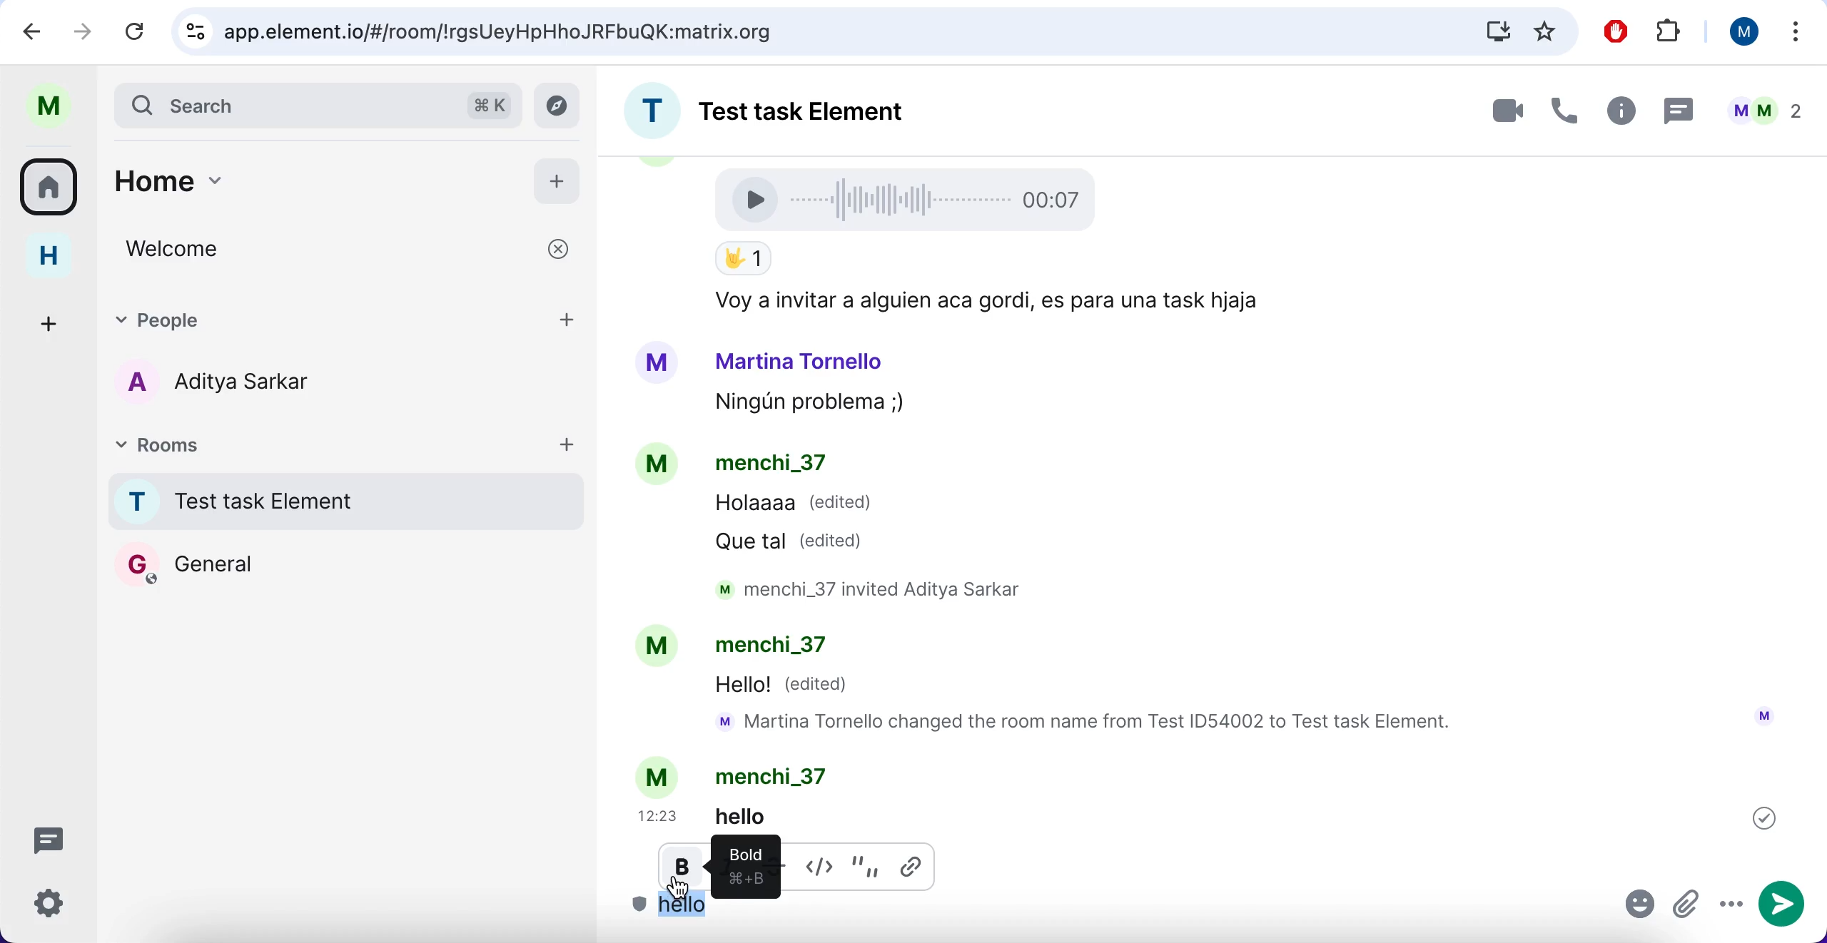 This screenshot has width=1827, height=943. Describe the element at coordinates (659, 467) in the screenshot. I see `Avatar` at that location.